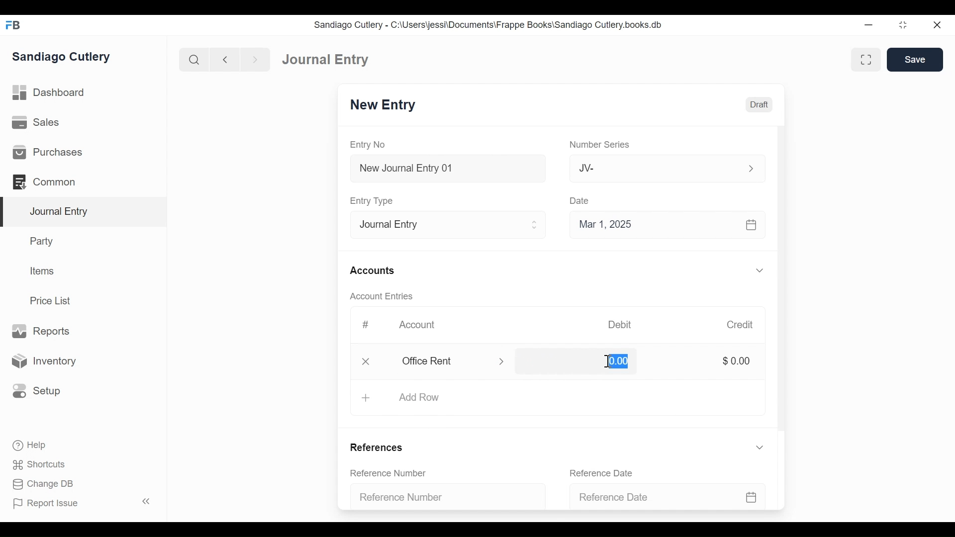 Image resolution: width=955 pixels, height=537 pixels. Describe the element at coordinates (491, 24) in the screenshot. I see `Sandiago Cutlery - C:\Users\jessi\Documents\Frappe Books\Sandiago Cutlery.books.db` at that location.